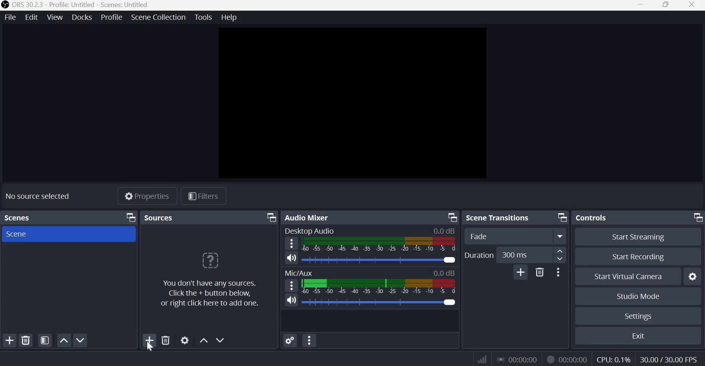  What do you see at coordinates (560, 260) in the screenshot?
I see `Decrease` at bounding box center [560, 260].